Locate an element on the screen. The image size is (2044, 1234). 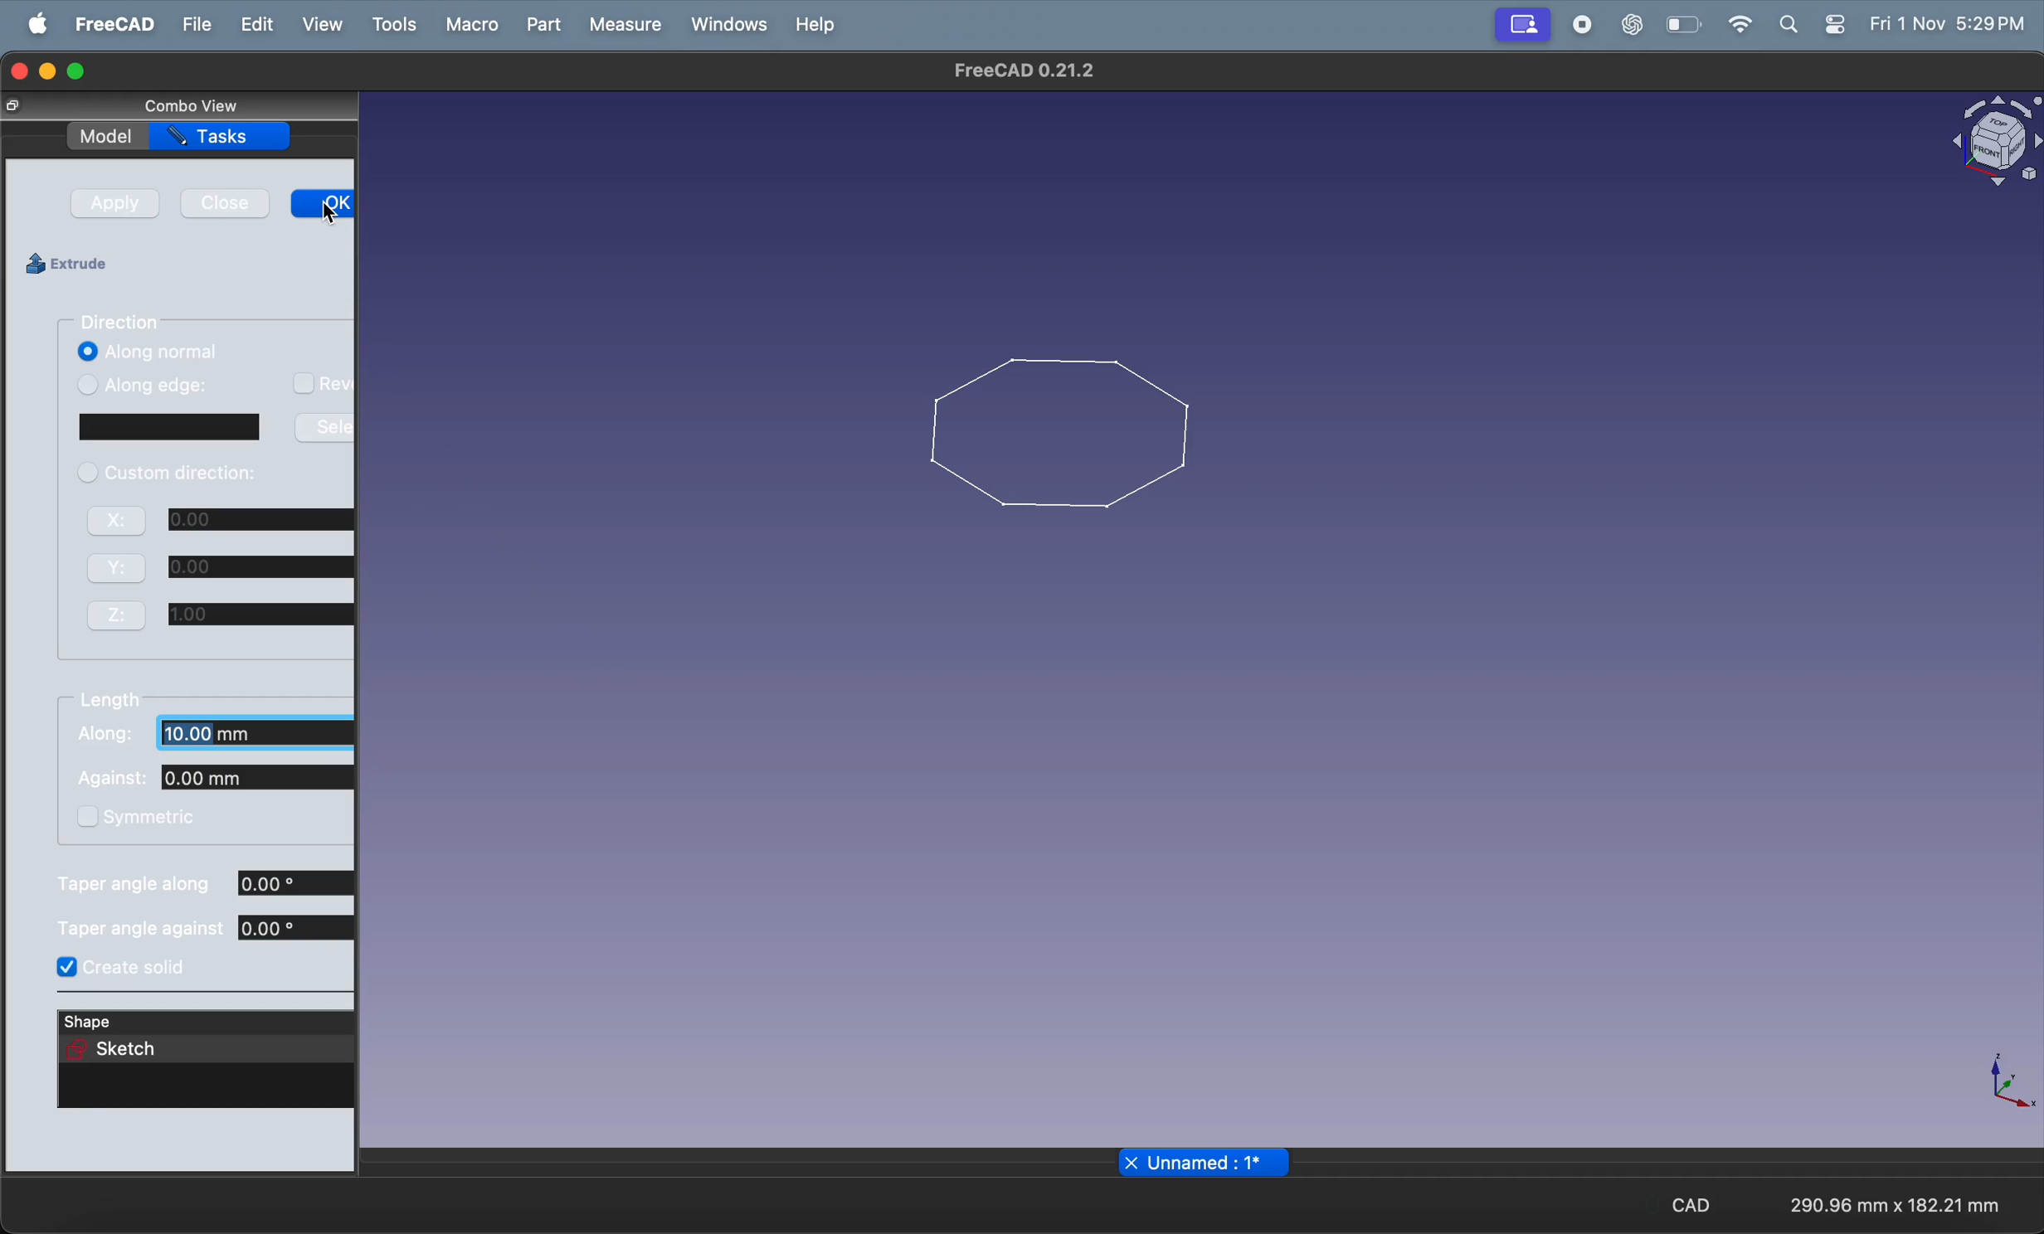
record is located at coordinates (1586, 26).